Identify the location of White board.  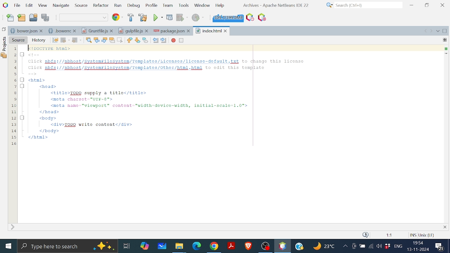
(163, 246).